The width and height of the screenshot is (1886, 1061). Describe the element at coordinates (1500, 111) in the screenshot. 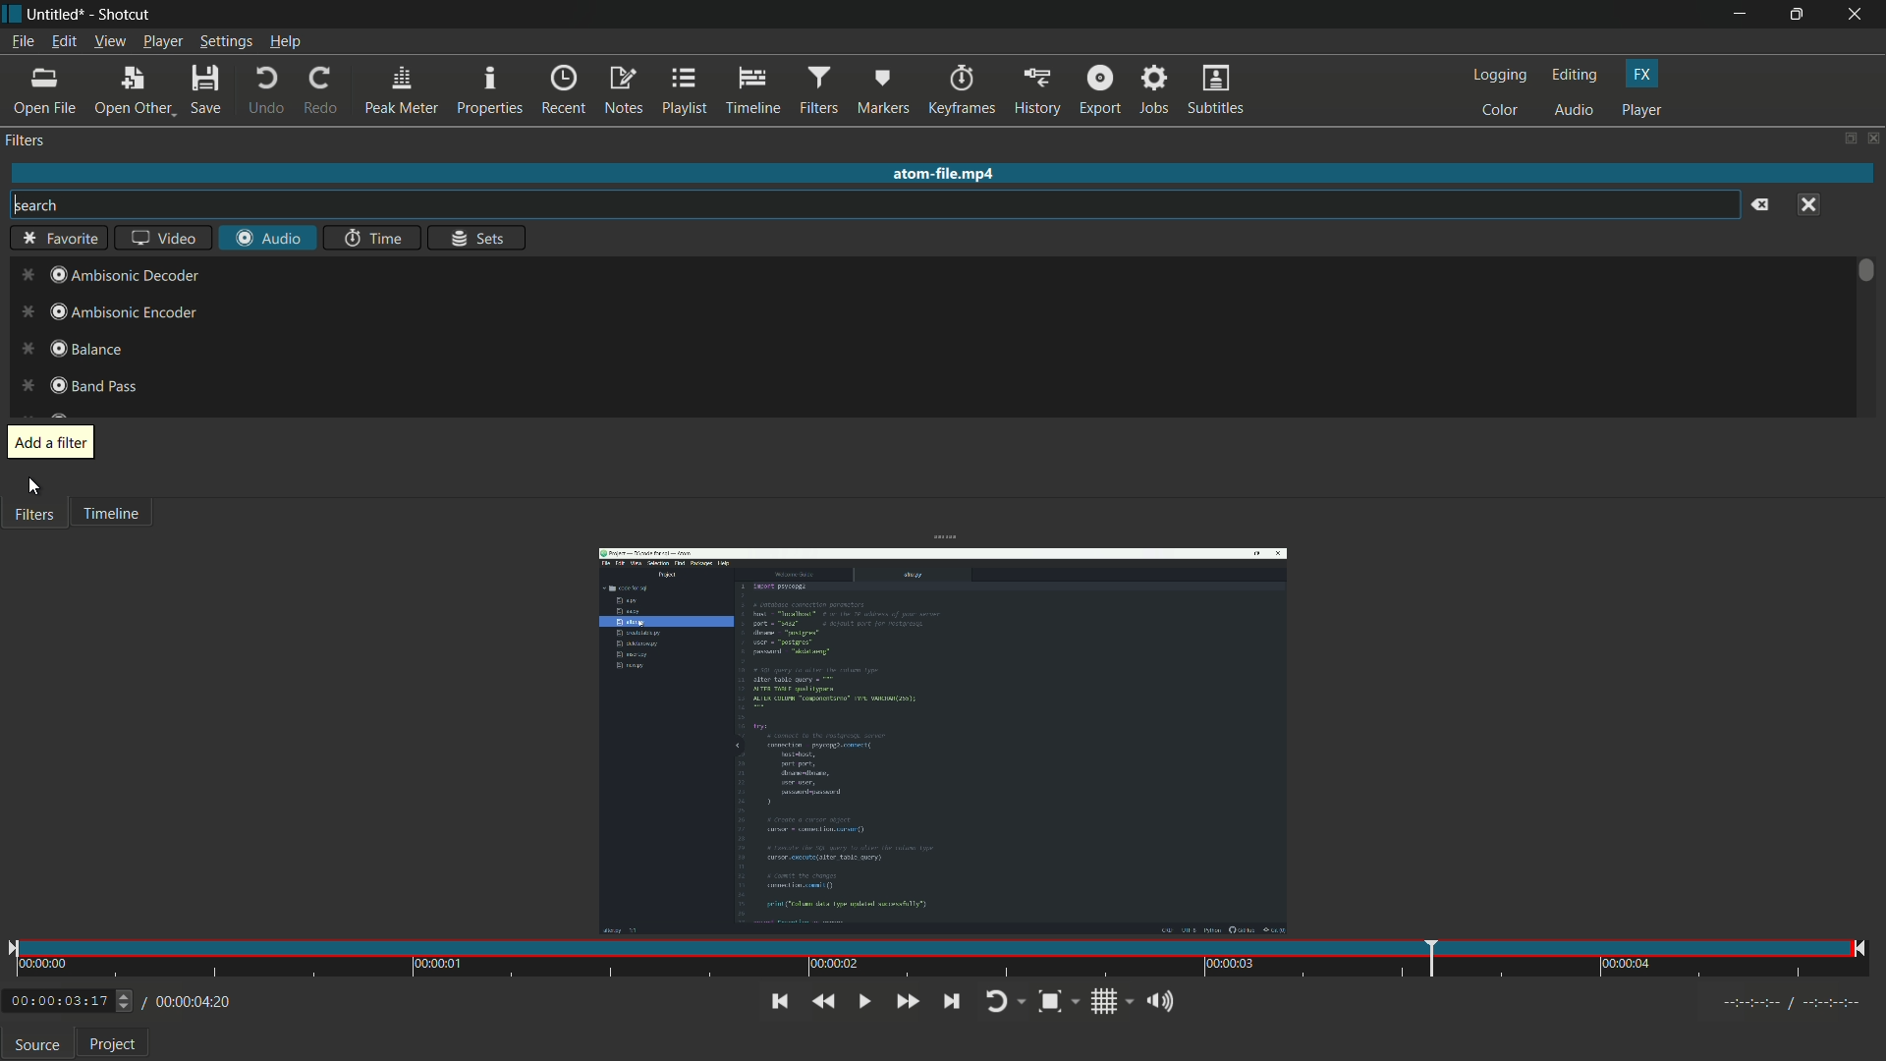

I see `color` at that location.